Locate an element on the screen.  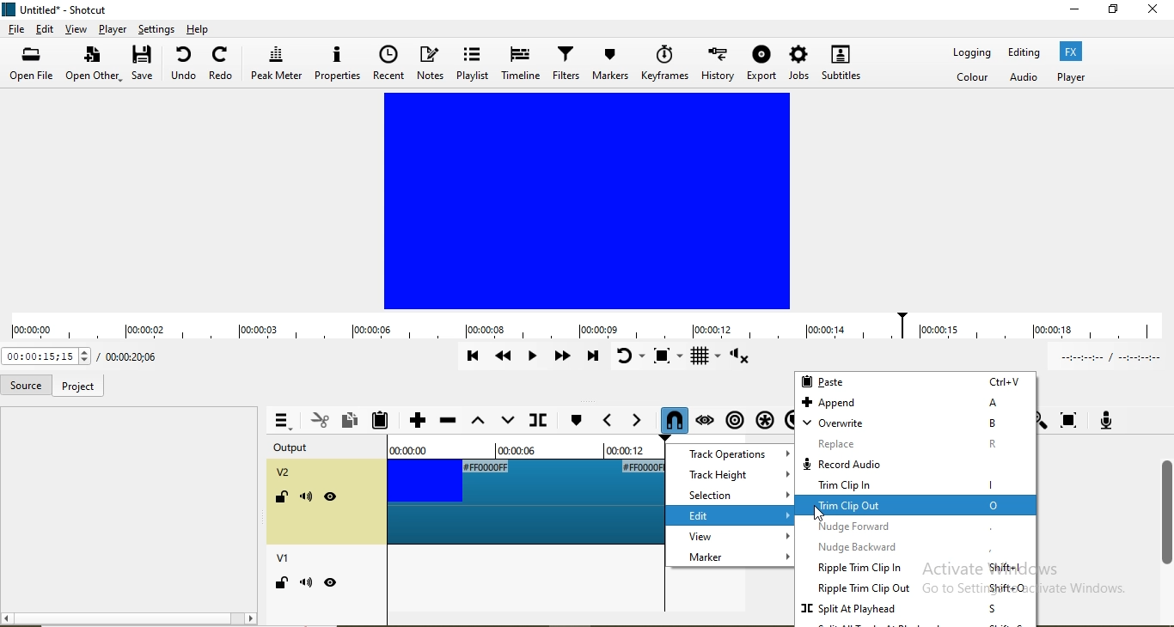
replace is located at coordinates (916, 445).